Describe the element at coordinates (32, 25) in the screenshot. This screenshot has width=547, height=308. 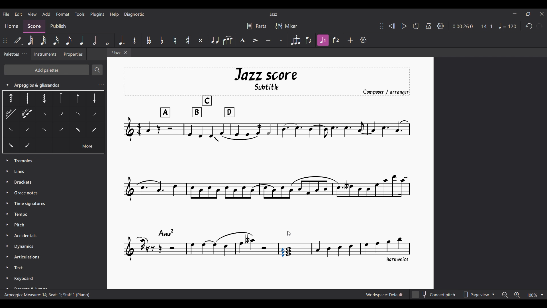
I see `Score, current section highlighted` at that location.